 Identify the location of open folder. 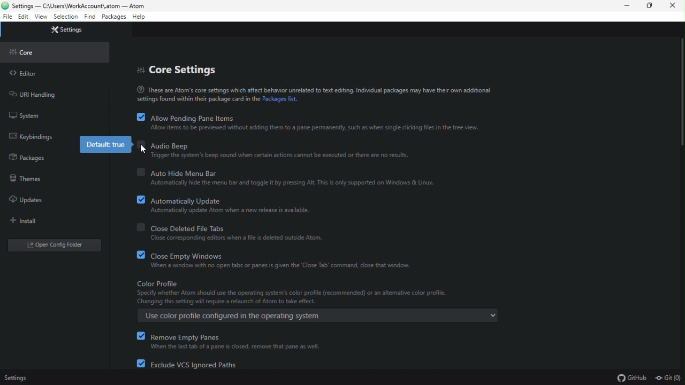
(57, 246).